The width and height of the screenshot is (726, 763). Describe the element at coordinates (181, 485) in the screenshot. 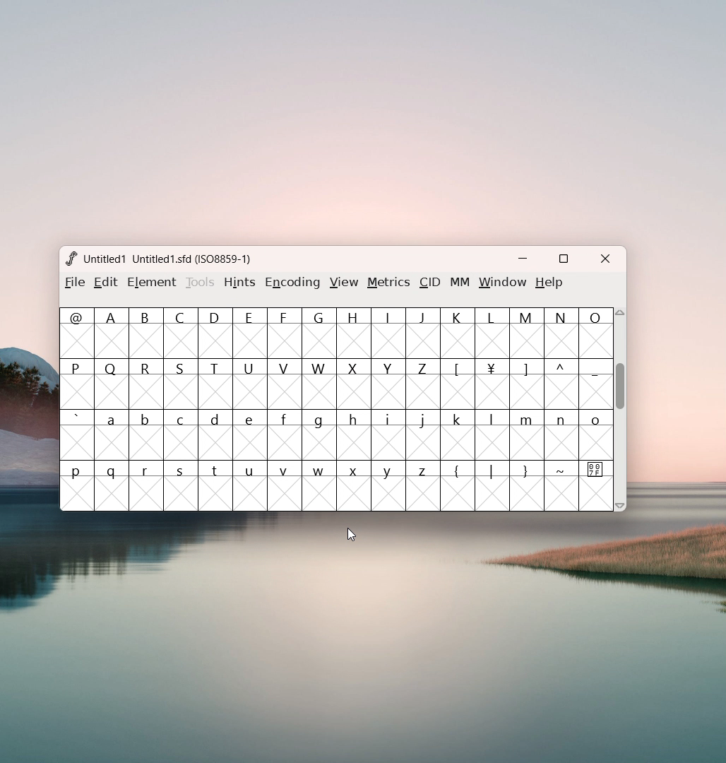

I see `s` at that location.